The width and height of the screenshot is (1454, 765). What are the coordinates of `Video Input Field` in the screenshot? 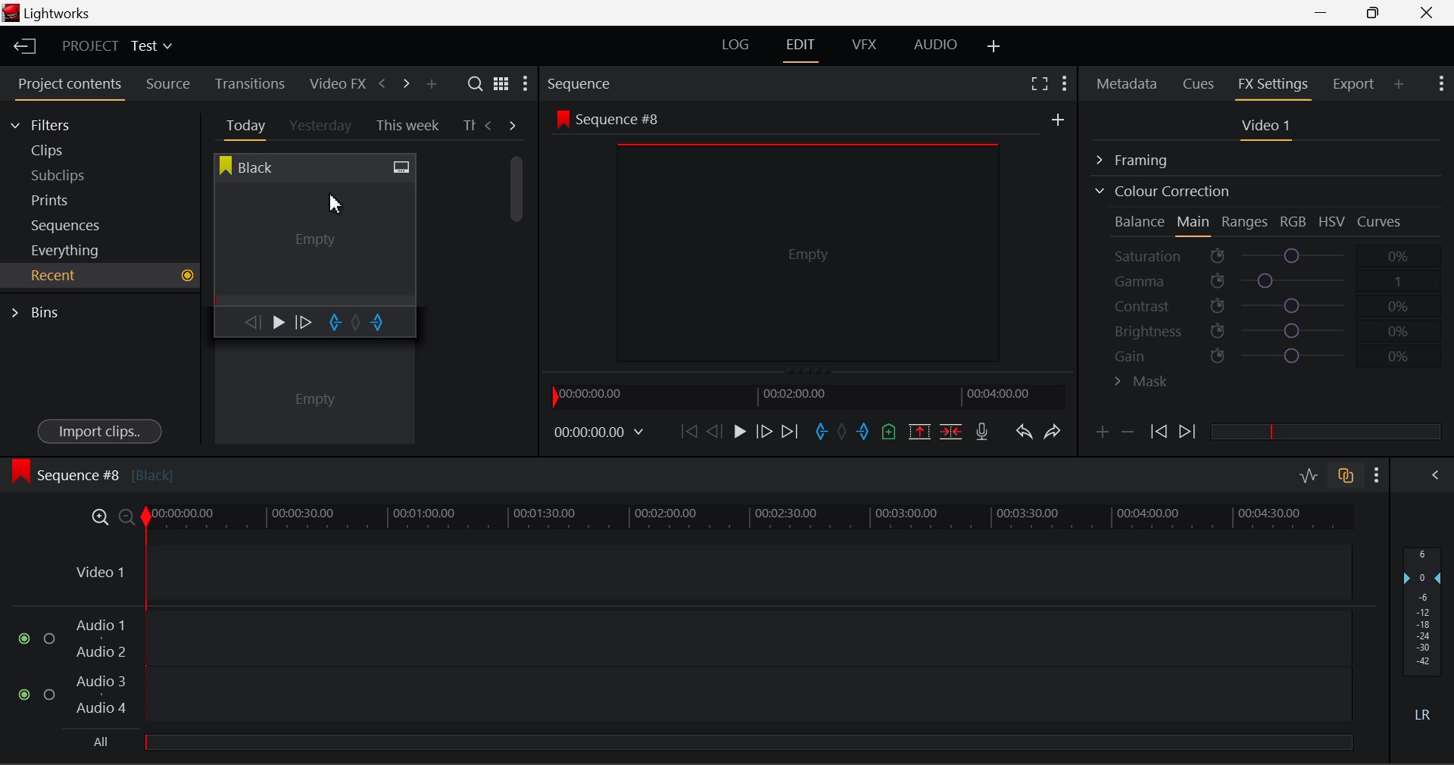 It's located at (709, 573).